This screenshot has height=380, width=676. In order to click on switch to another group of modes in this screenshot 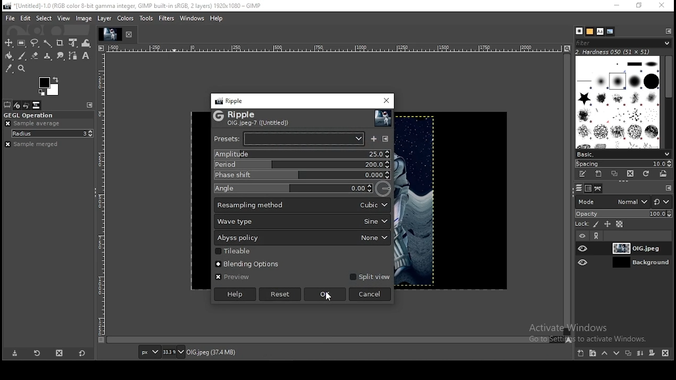, I will do `click(662, 202)`.